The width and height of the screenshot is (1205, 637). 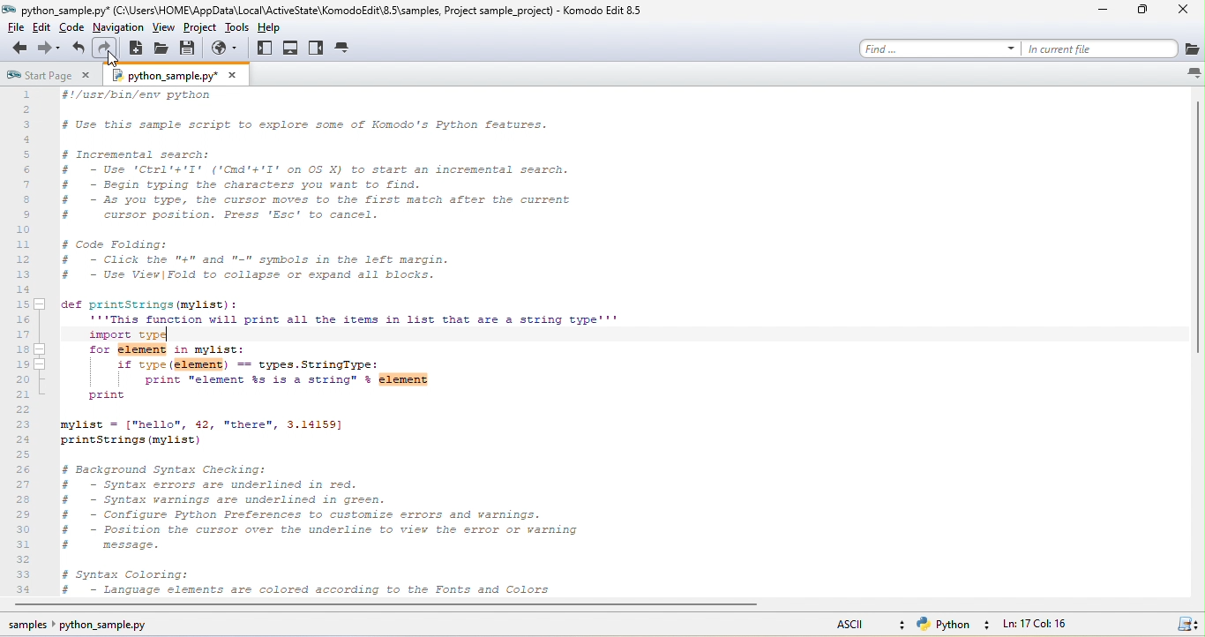 I want to click on code, so click(x=69, y=27).